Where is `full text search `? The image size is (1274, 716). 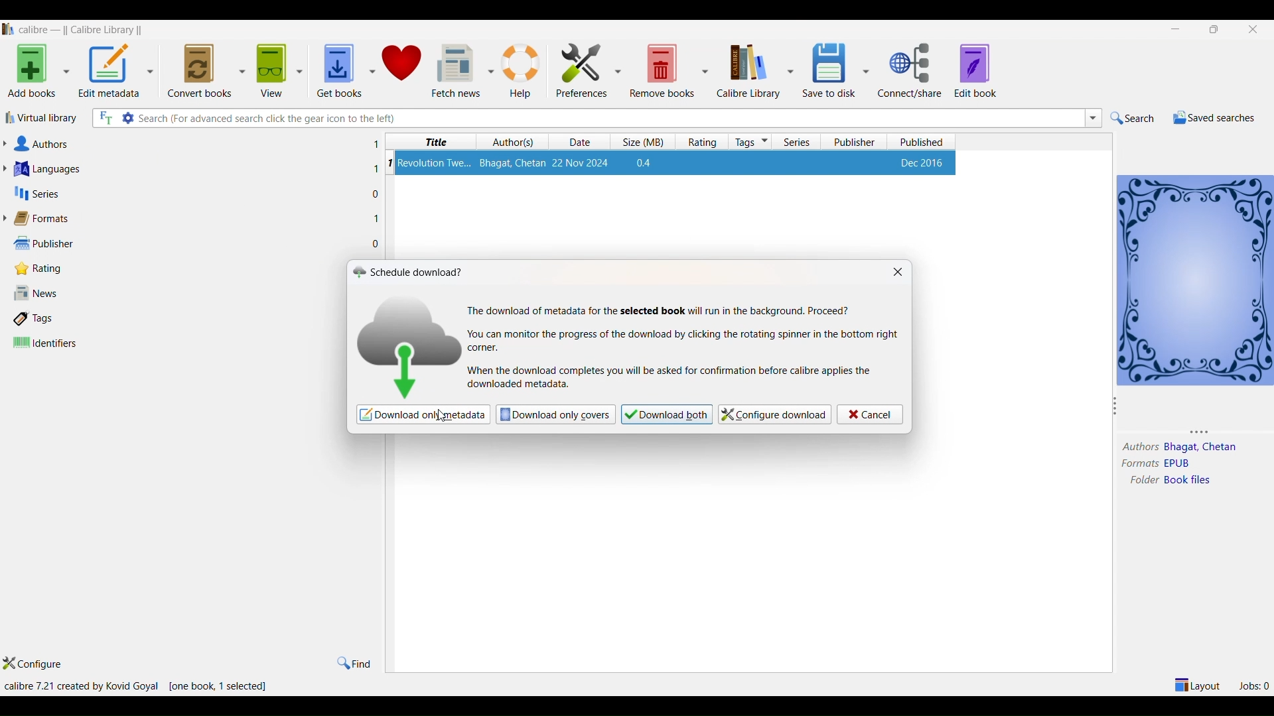
full text search  is located at coordinates (106, 119).